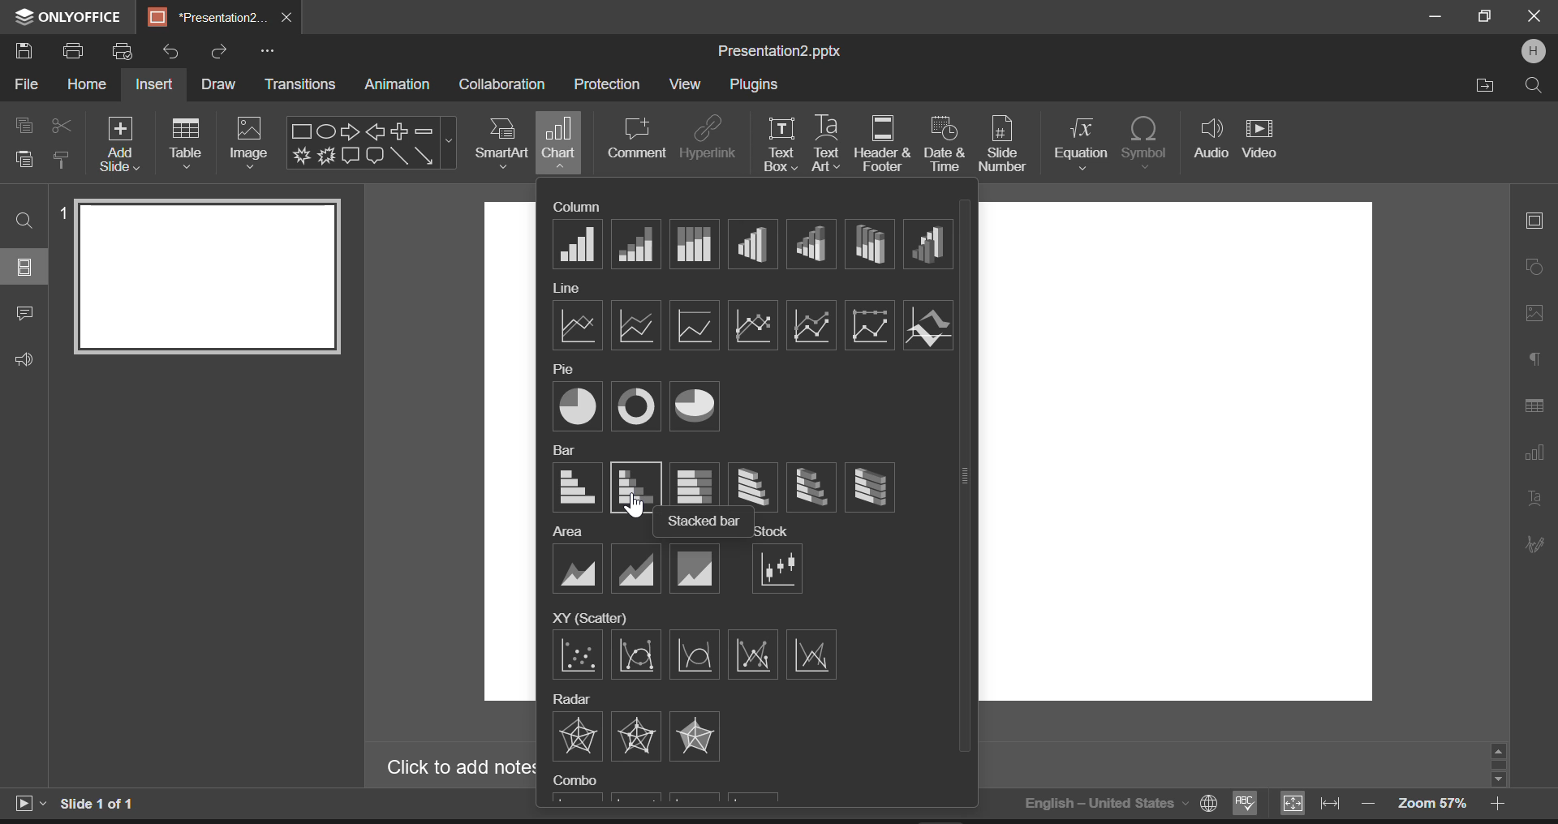  What do you see at coordinates (28, 52) in the screenshot?
I see `Save` at bounding box center [28, 52].